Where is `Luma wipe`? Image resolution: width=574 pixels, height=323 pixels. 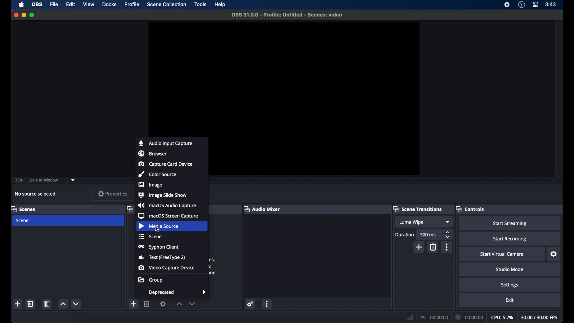
Luma wipe is located at coordinates (411, 222).